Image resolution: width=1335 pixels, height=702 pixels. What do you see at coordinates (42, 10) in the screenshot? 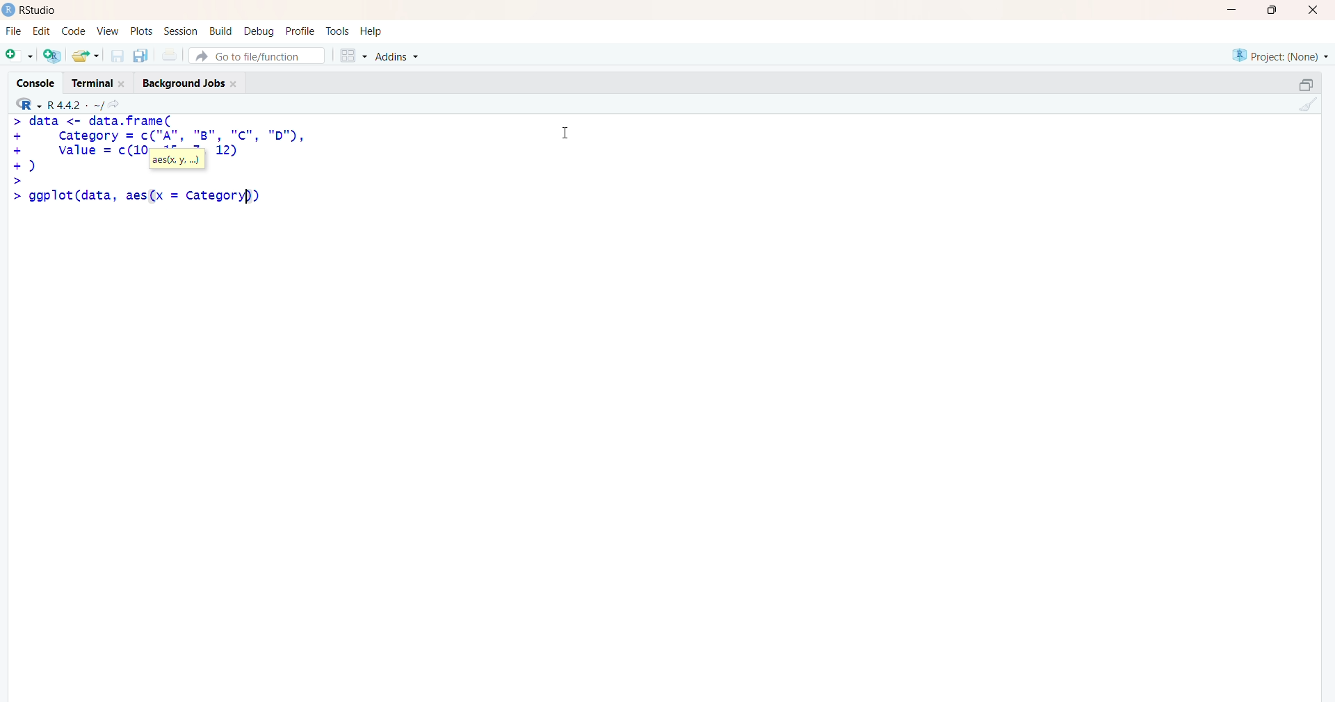
I see `Rstudio` at bounding box center [42, 10].